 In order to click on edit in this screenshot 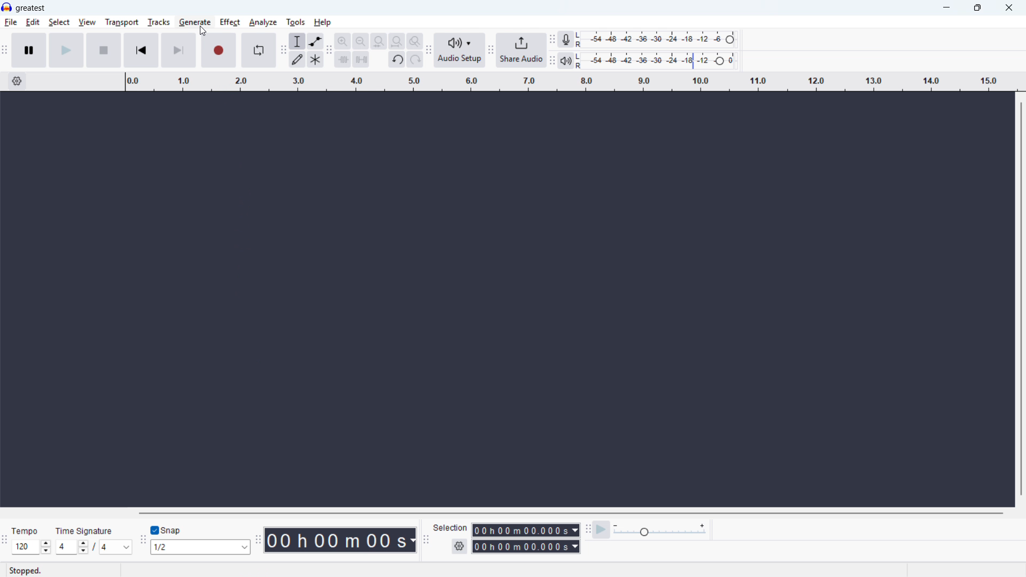, I will do `click(33, 22)`.